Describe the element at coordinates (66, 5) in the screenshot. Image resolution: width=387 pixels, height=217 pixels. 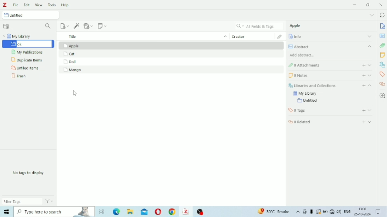
I see `Help` at that location.